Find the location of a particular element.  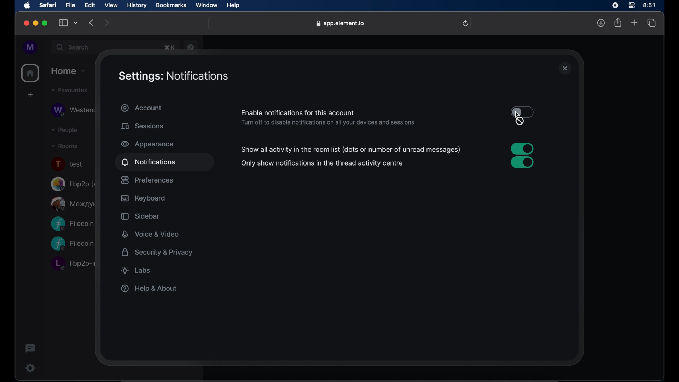

threads is located at coordinates (31, 349).